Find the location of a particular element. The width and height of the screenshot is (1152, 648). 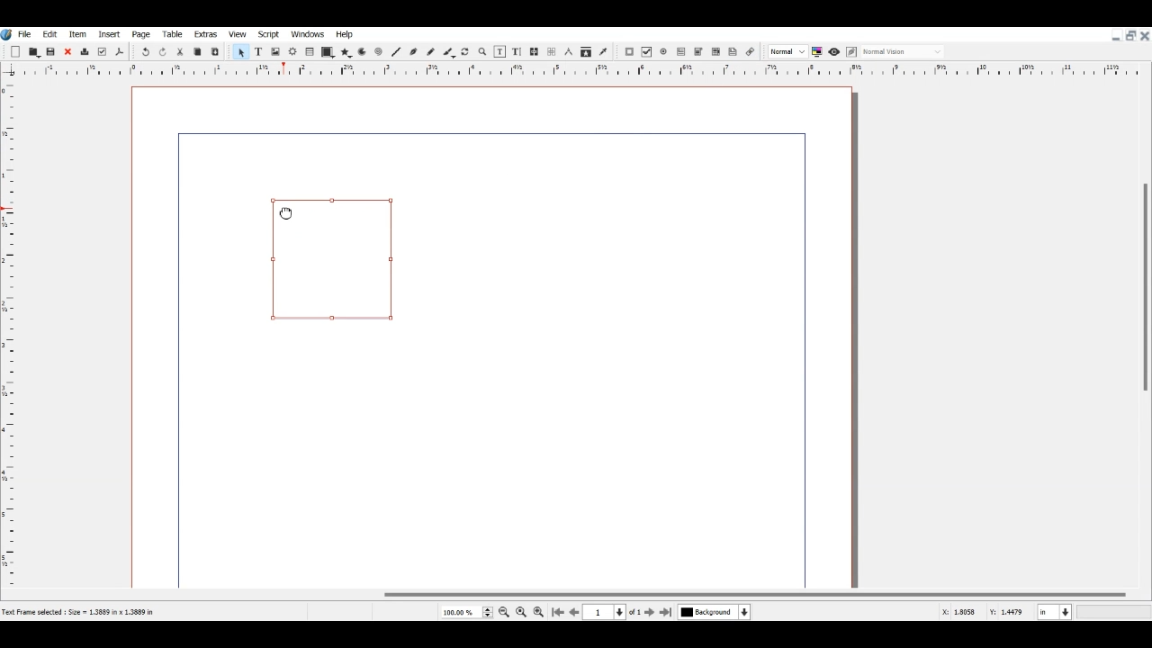

Zoom to 100% is located at coordinates (521, 611).